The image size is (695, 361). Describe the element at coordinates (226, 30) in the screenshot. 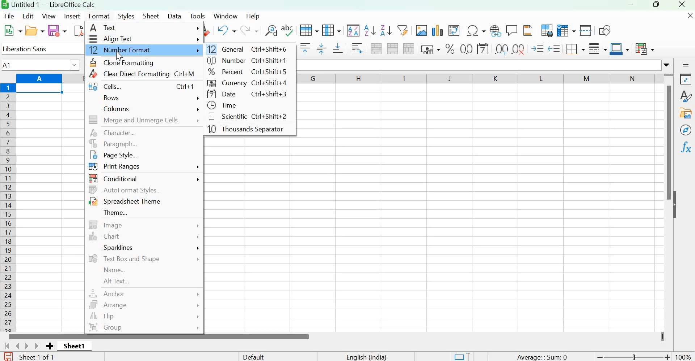

I see `Undo: insert` at that location.